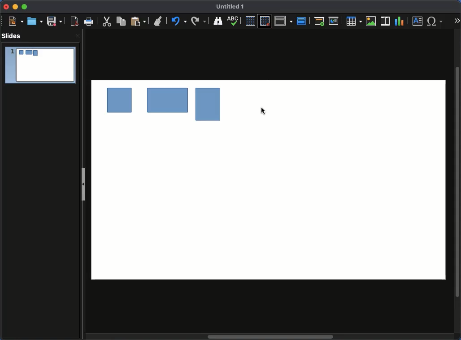  Describe the element at coordinates (158, 19) in the screenshot. I see `Undo` at that location.